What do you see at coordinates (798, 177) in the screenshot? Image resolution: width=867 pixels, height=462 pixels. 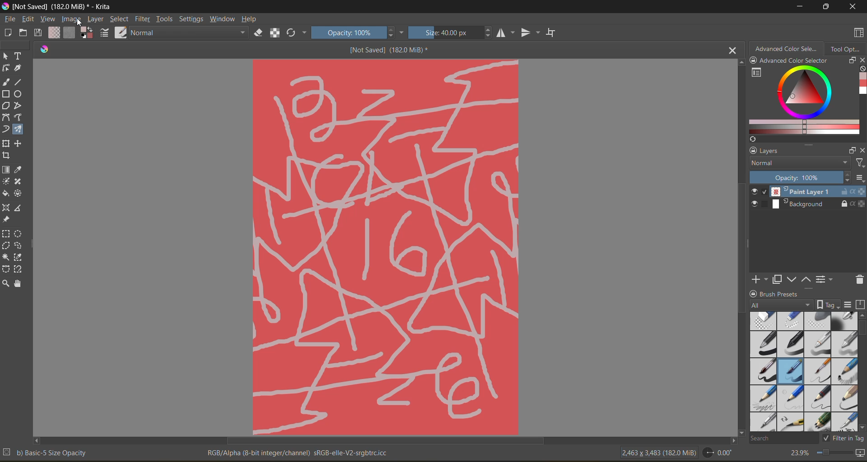 I see `opacity` at bounding box center [798, 177].